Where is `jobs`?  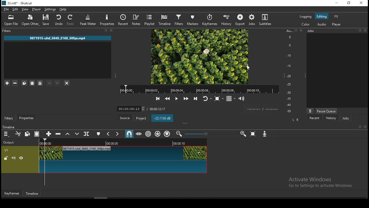
jobs is located at coordinates (347, 118).